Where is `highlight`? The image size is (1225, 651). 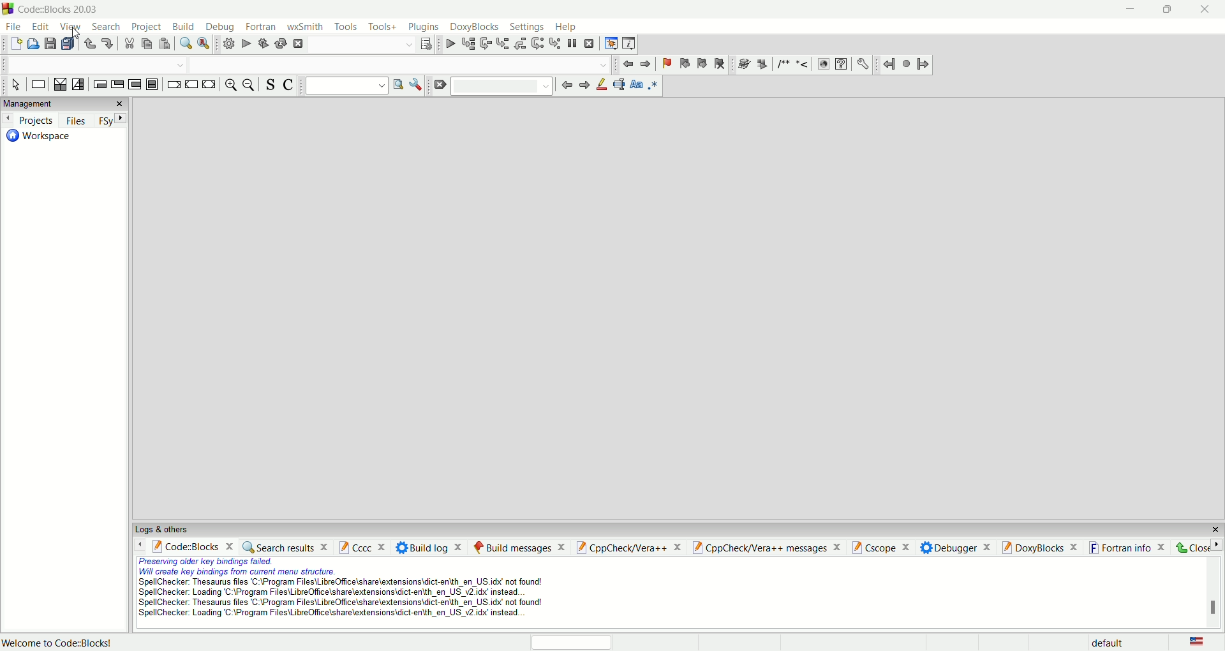
highlight is located at coordinates (602, 86).